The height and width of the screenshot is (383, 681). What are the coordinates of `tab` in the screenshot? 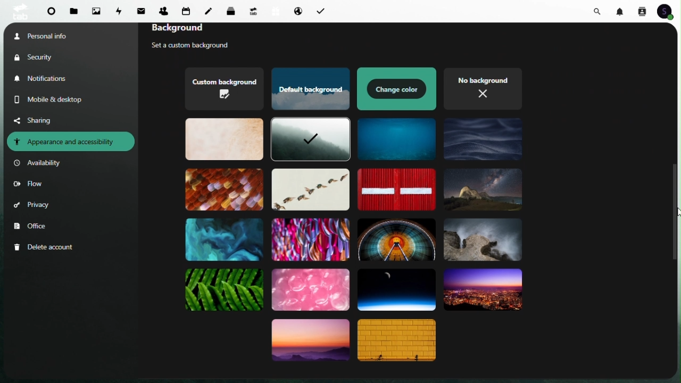 It's located at (19, 11).